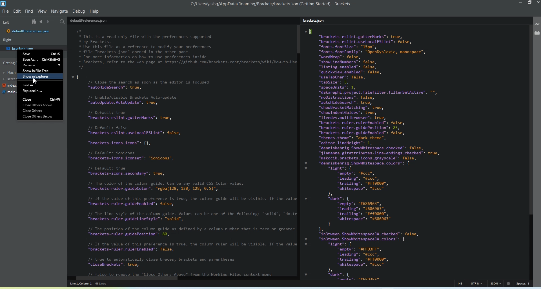 The image size is (541, 289). What do you see at coordinates (537, 24) in the screenshot?
I see `Live Preview` at bounding box center [537, 24].